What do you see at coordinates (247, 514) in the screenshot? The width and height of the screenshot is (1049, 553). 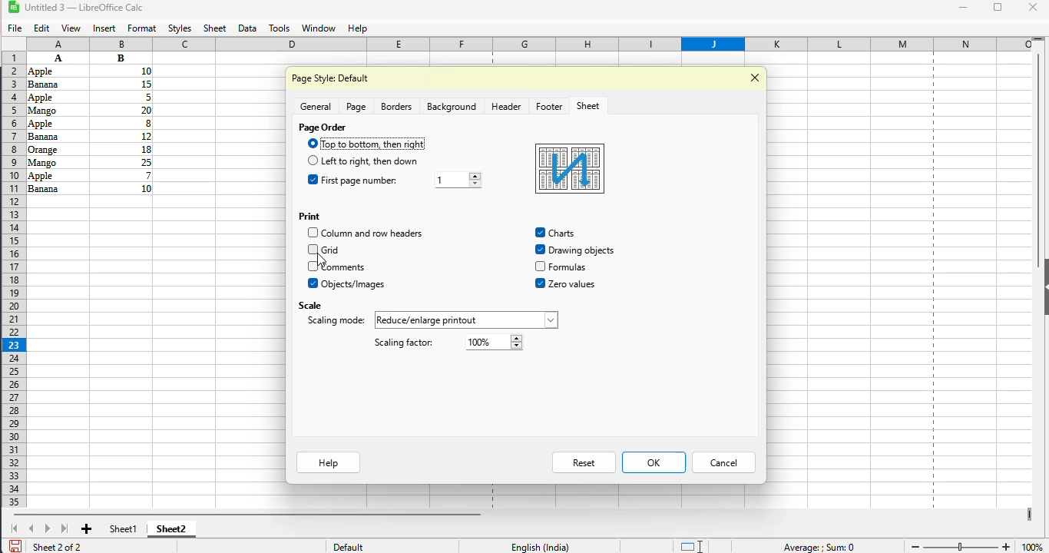 I see `horizontal scrollbar` at bounding box center [247, 514].